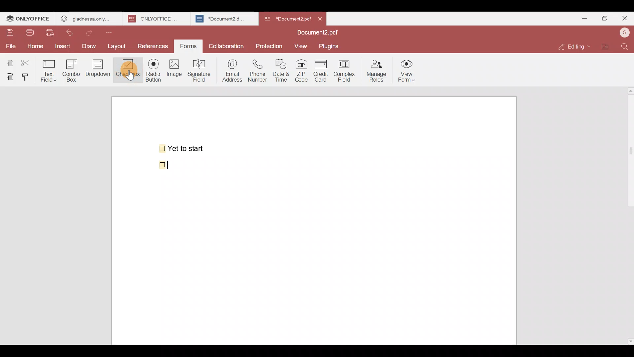  What do you see at coordinates (10, 33) in the screenshot?
I see `Save` at bounding box center [10, 33].